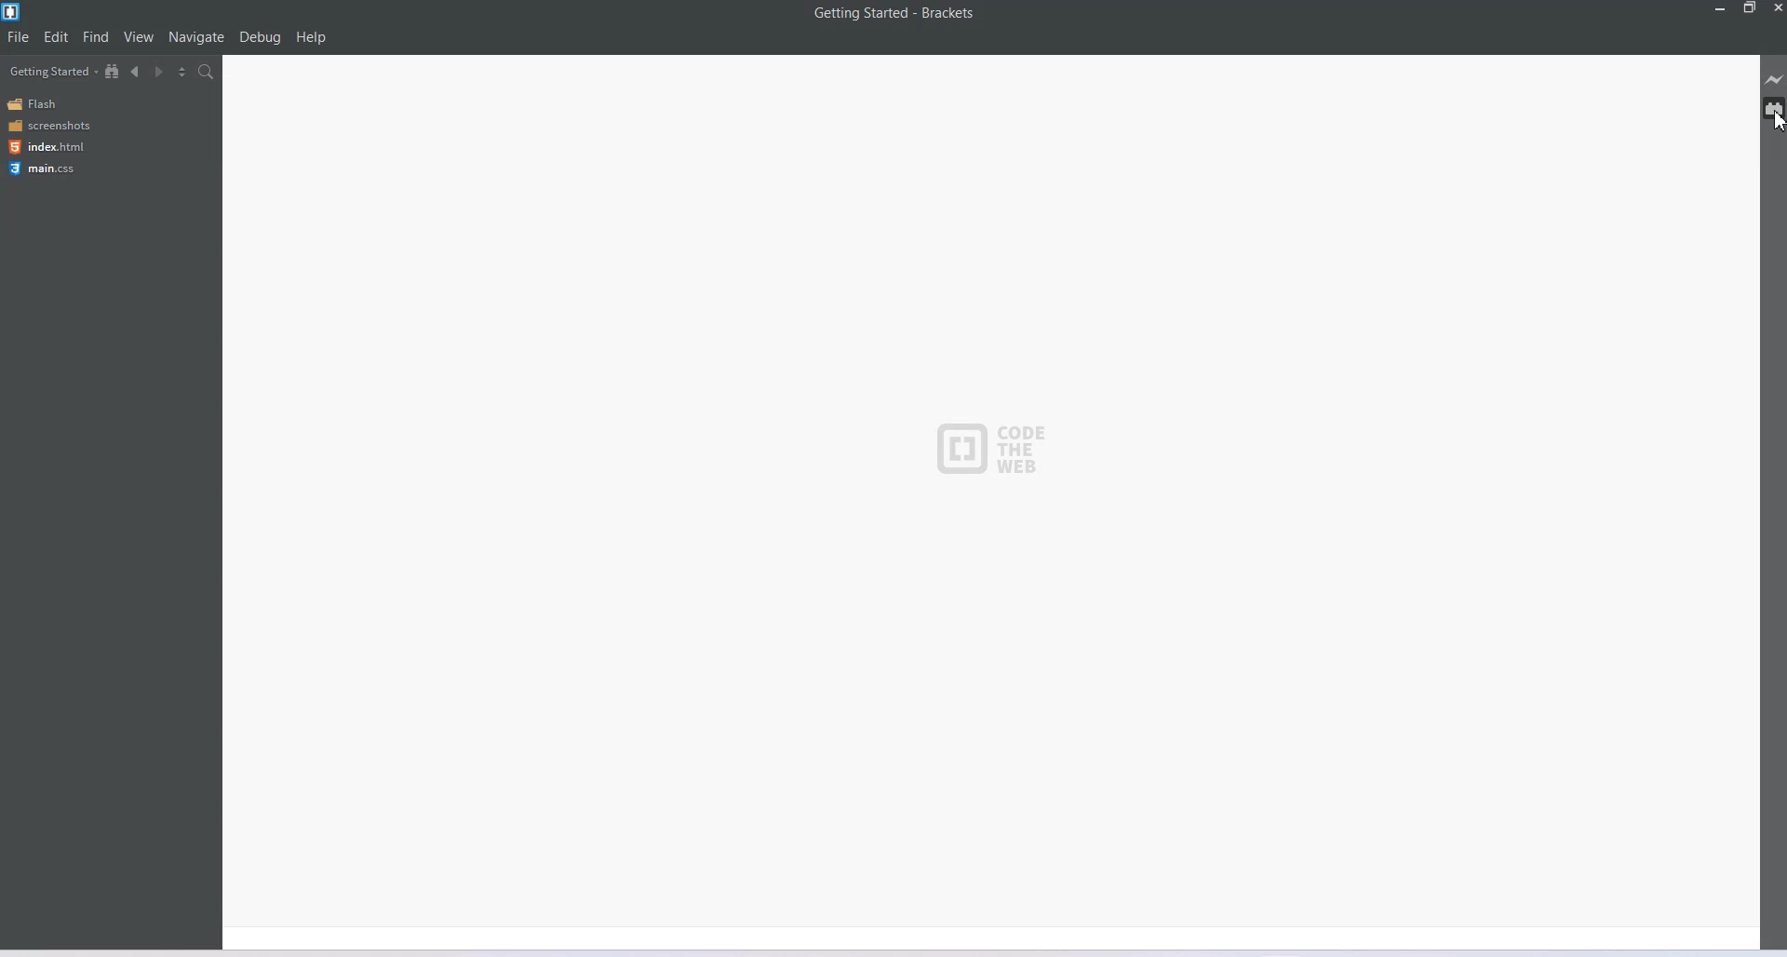 The image size is (1787, 957). Describe the element at coordinates (113, 70) in the screenshot. I see `Show file in Tree` at that location.